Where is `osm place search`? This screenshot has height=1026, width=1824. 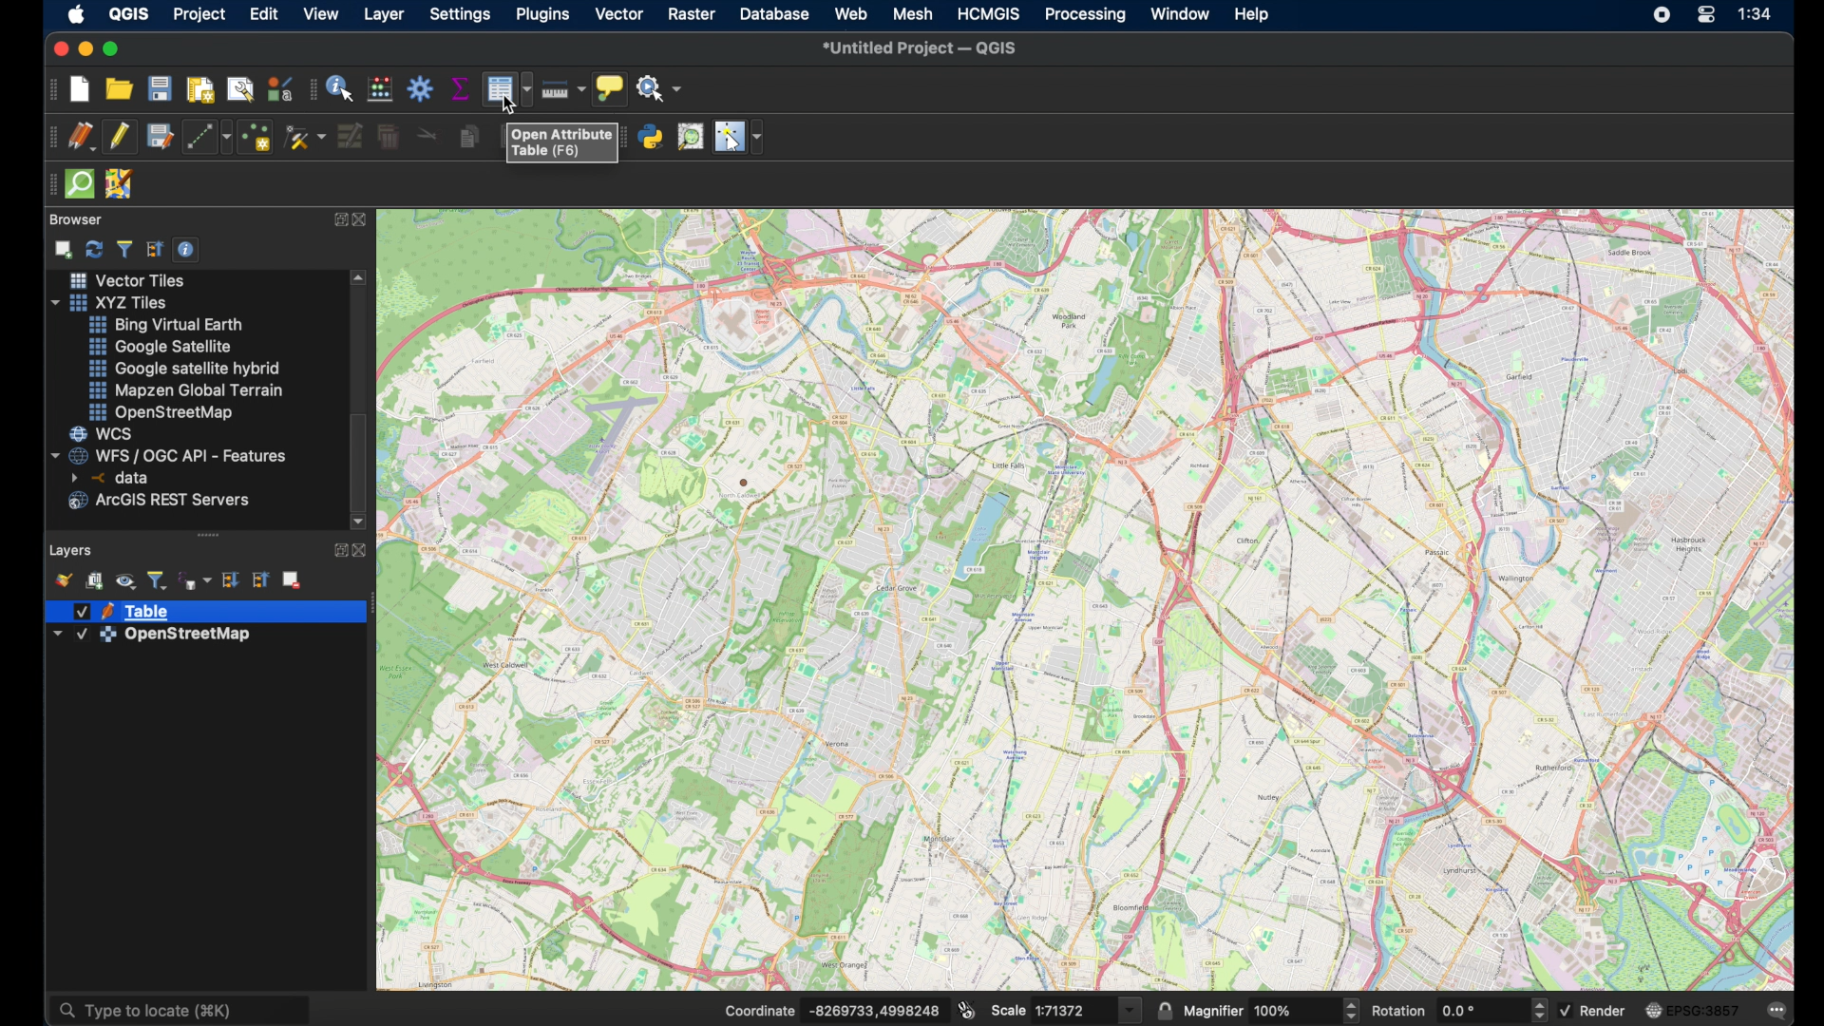
osm place search is located at coordinates (693, 139).